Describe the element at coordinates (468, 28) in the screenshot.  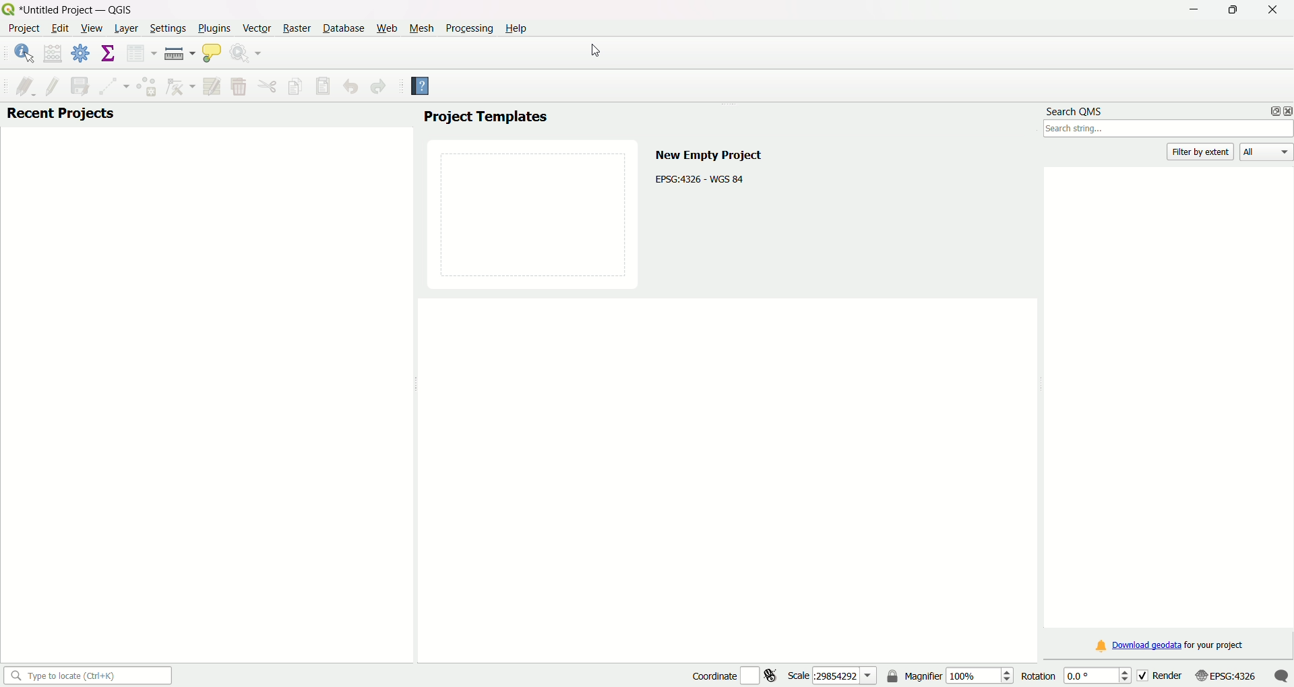
I see `Processing` at that location.